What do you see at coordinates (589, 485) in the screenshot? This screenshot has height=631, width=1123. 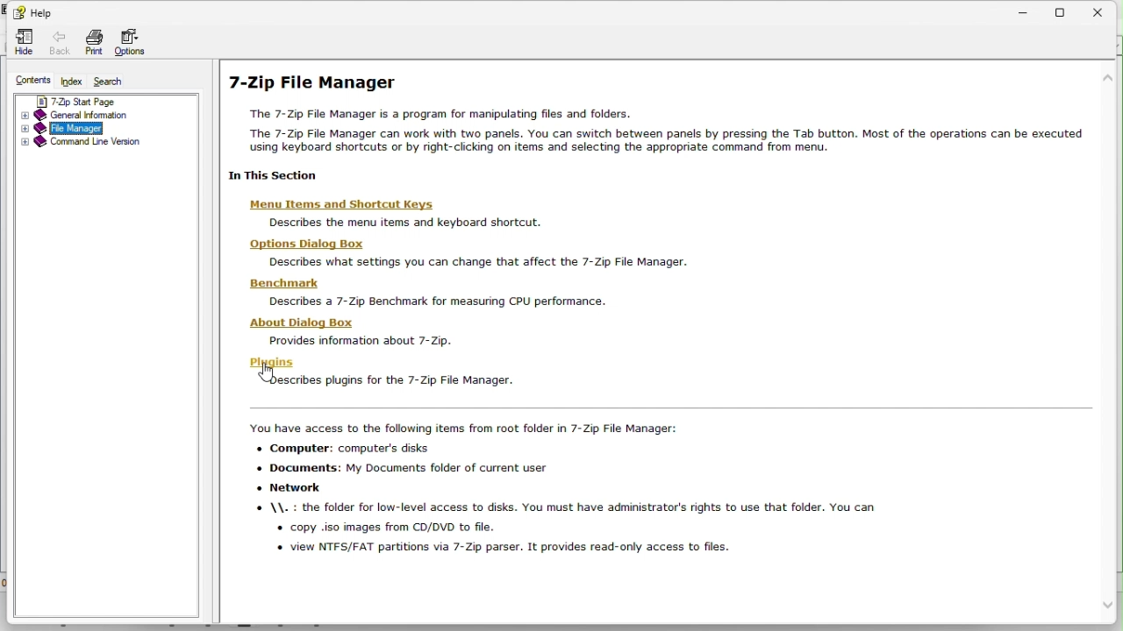 I see `text` at bounding box center [589, 485].